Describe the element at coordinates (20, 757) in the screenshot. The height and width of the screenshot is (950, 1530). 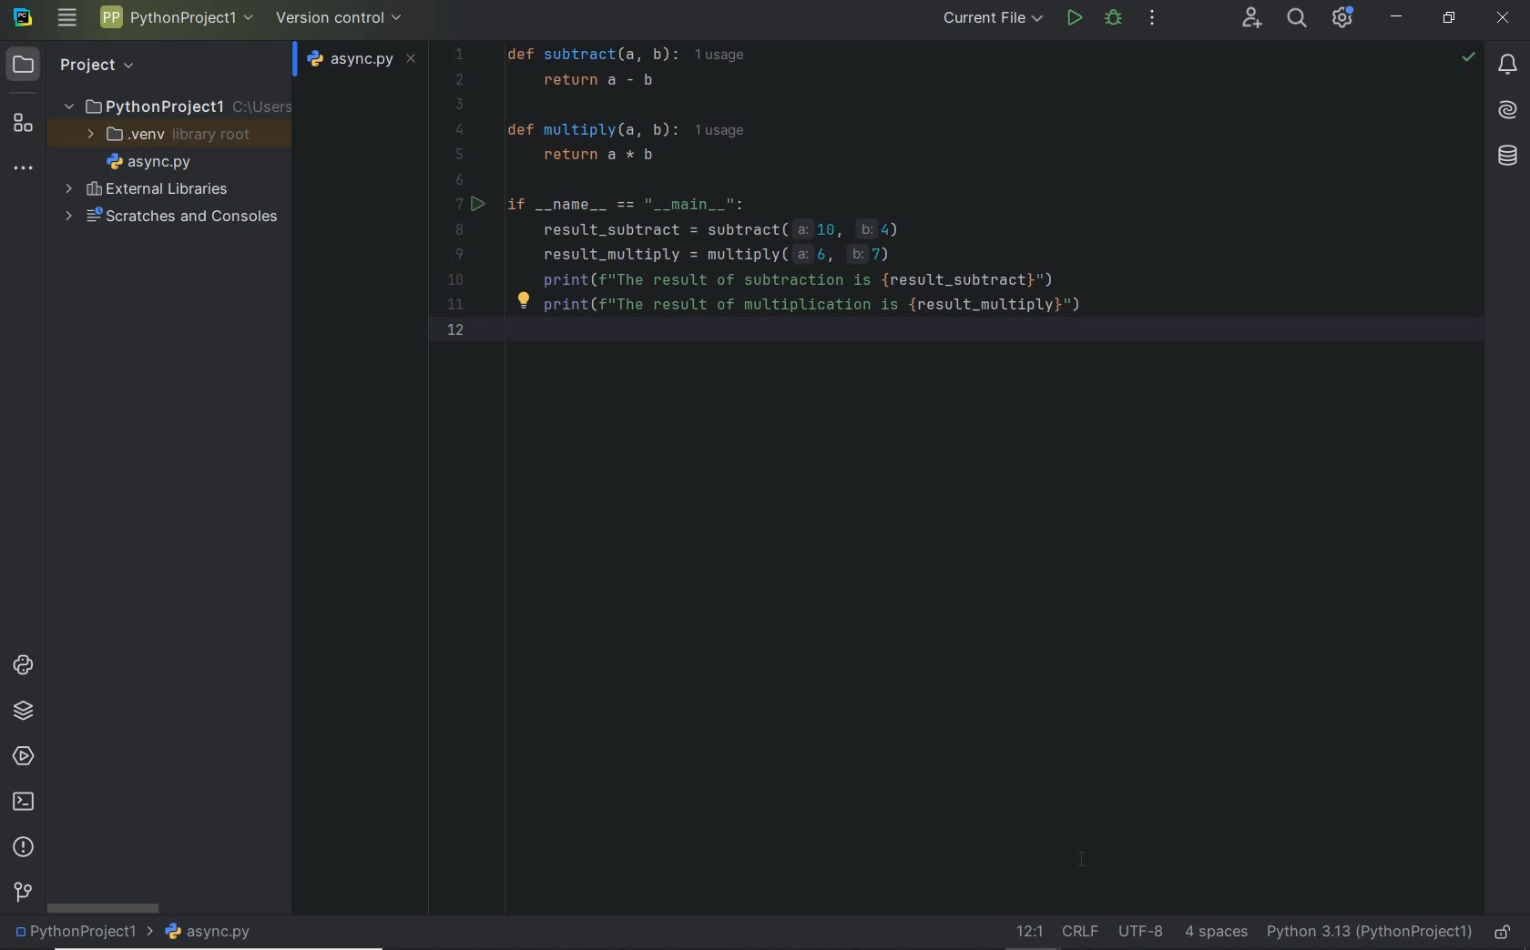
I see `services` at that location.